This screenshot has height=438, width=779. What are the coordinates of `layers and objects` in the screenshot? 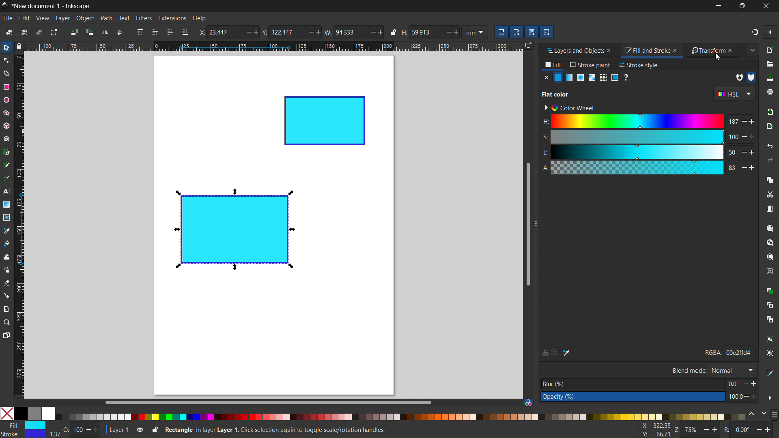 It's located at (572, 50).